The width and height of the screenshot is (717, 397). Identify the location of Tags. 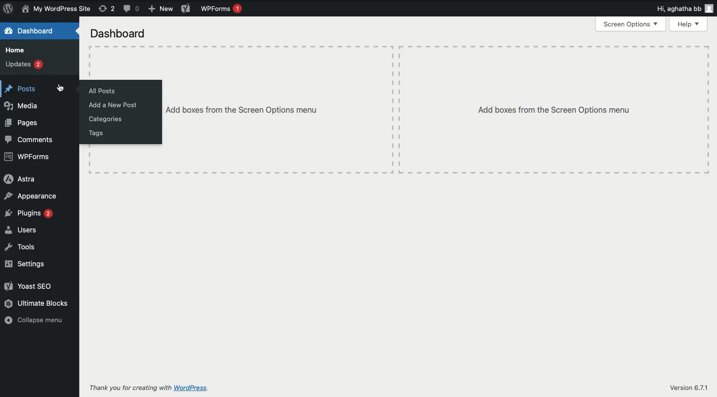
(98, 133).